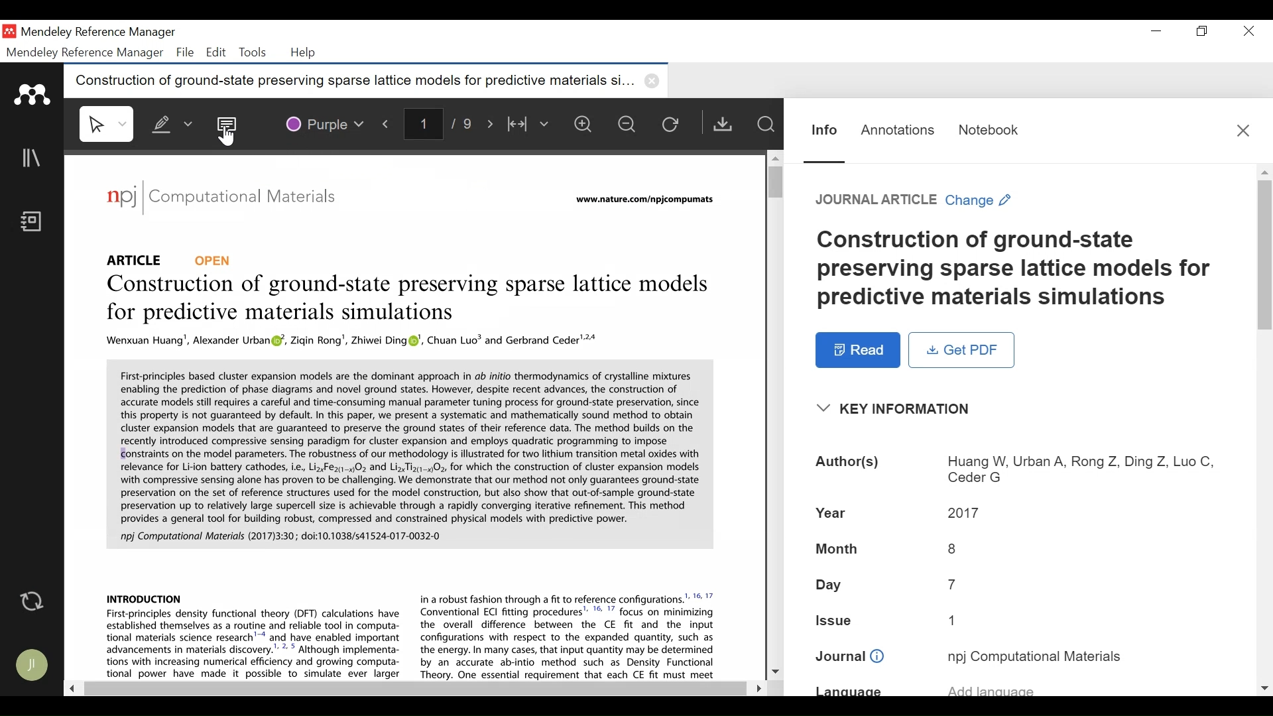 Image resolution: width=1273 pixels, height=716 pixels. What do you see at coordinates (530, 125) in the screenshot?
I see `Width to fit` at bounding box center [530, 125].